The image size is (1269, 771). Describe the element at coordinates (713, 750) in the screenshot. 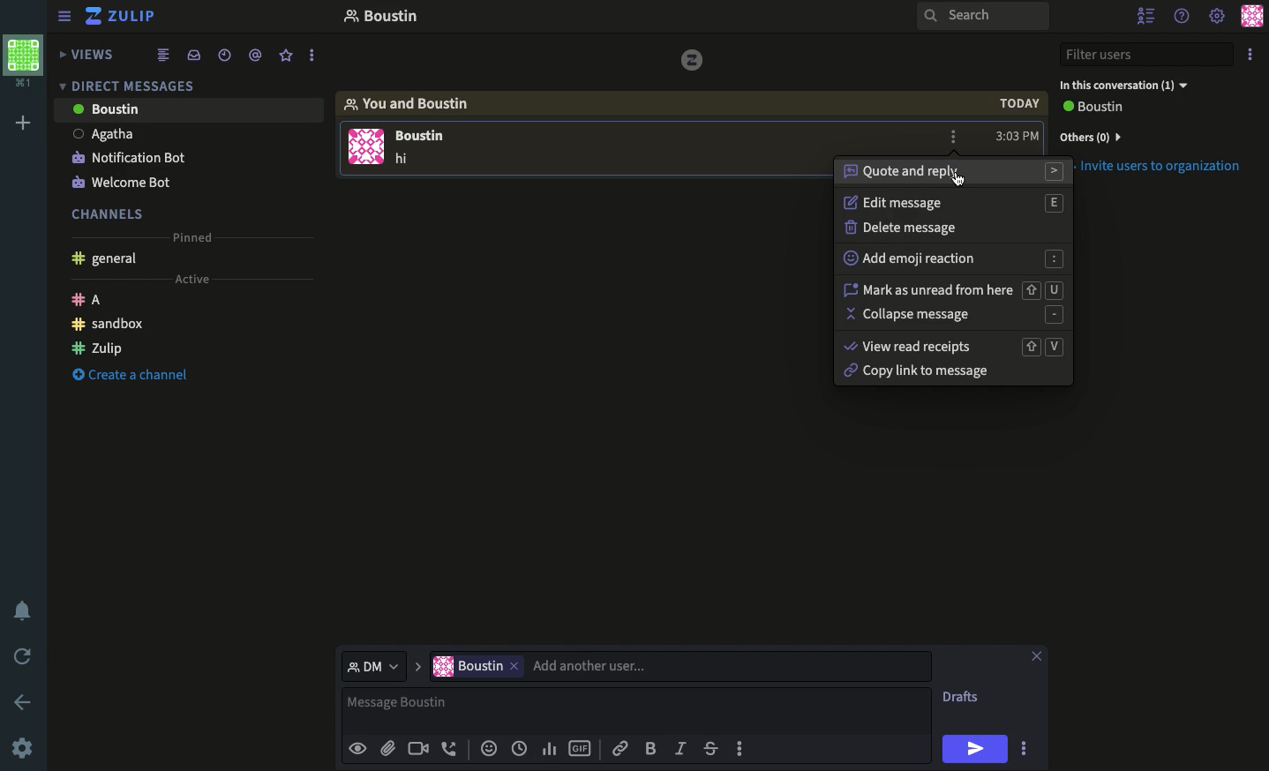

I see `Strikethrough ` at that location.